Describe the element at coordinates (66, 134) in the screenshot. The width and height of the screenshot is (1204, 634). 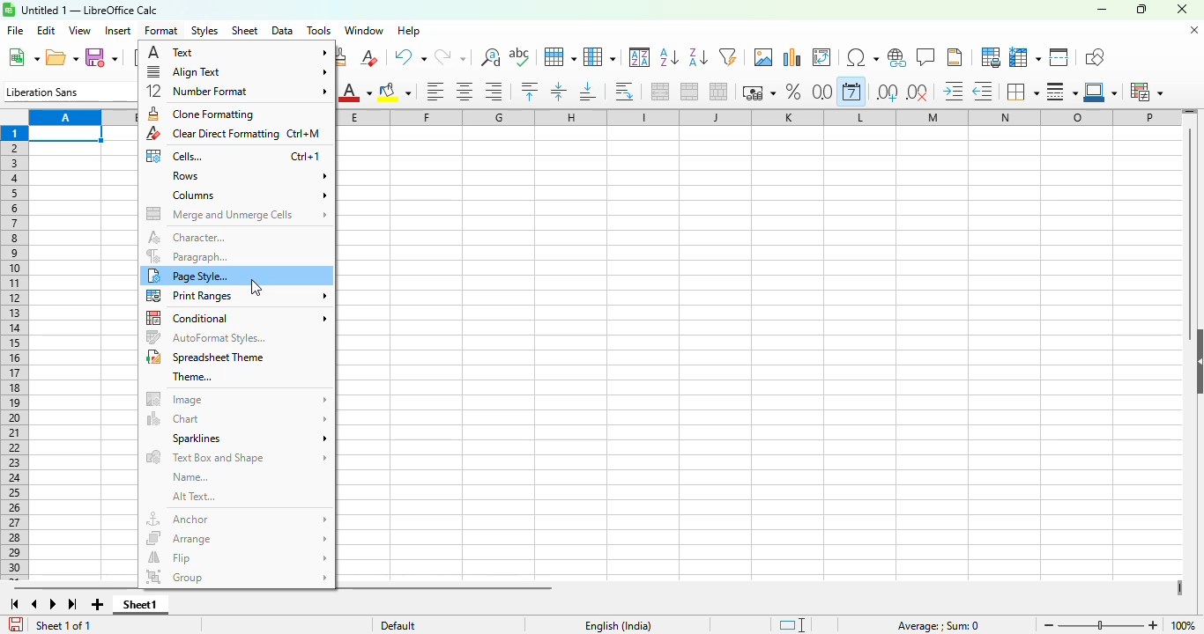
I see `active cell` at that location.